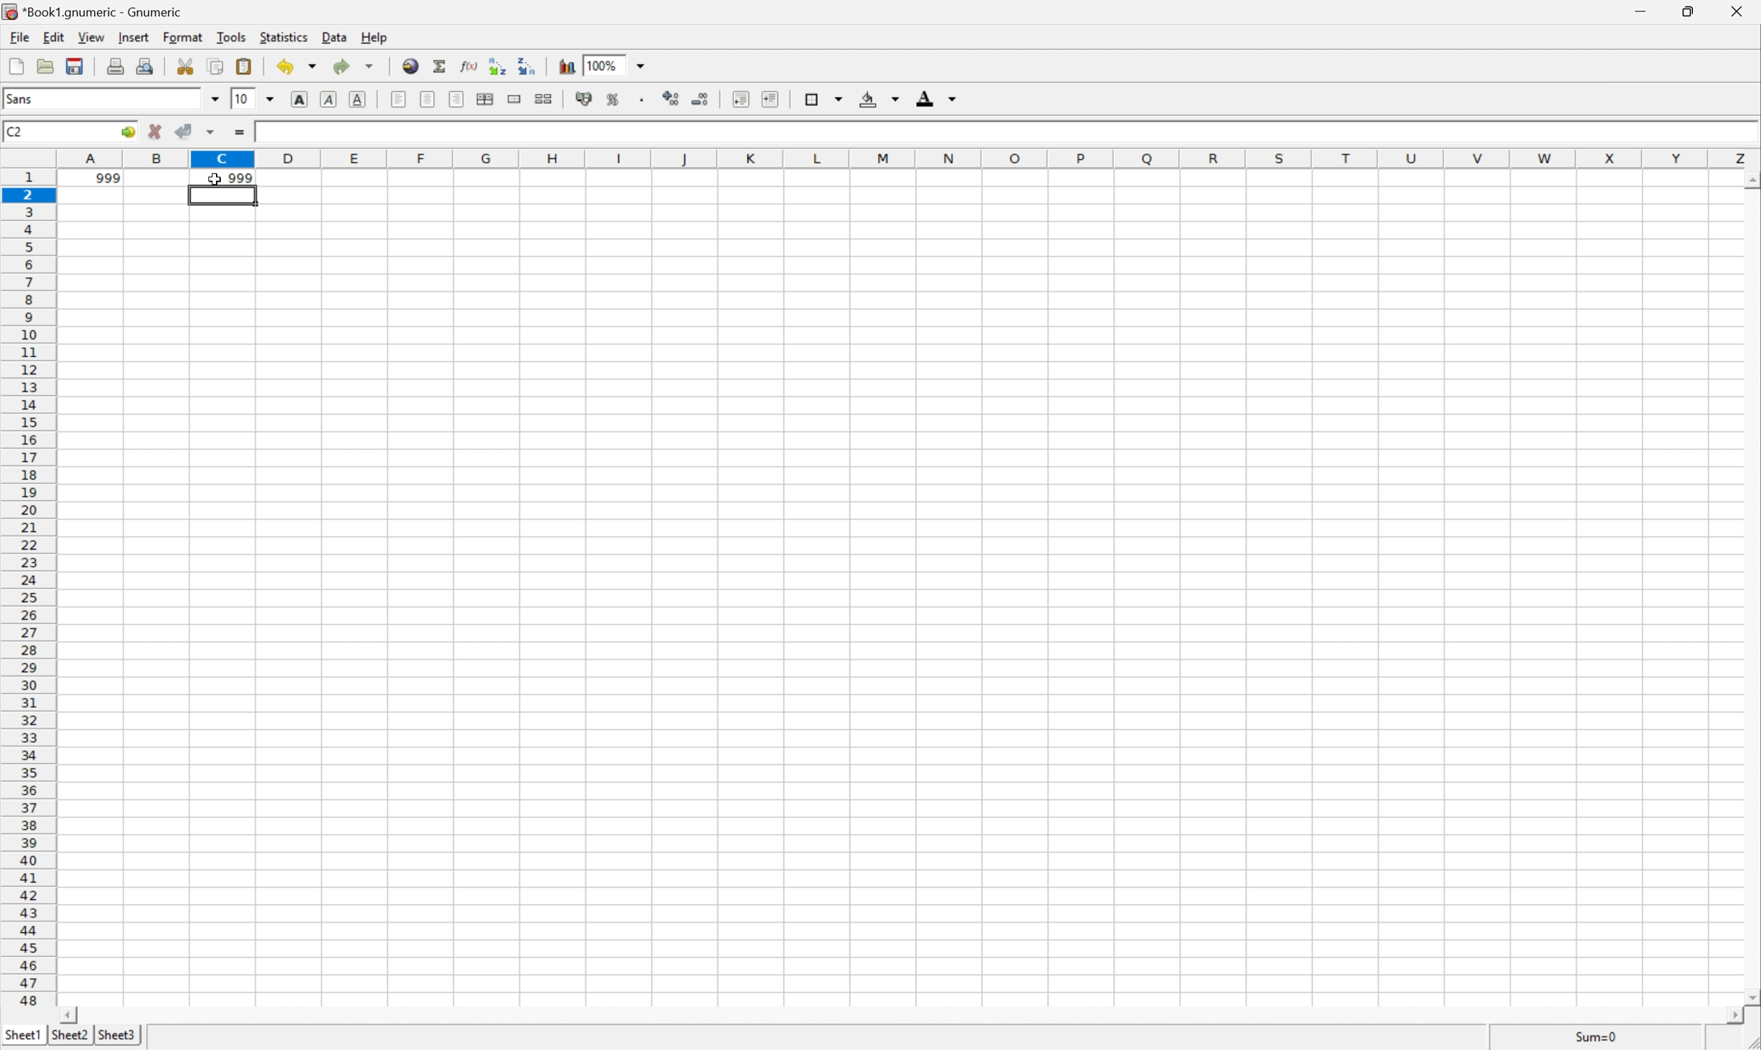  I want to click on Formula bar, so click(1041, 134).